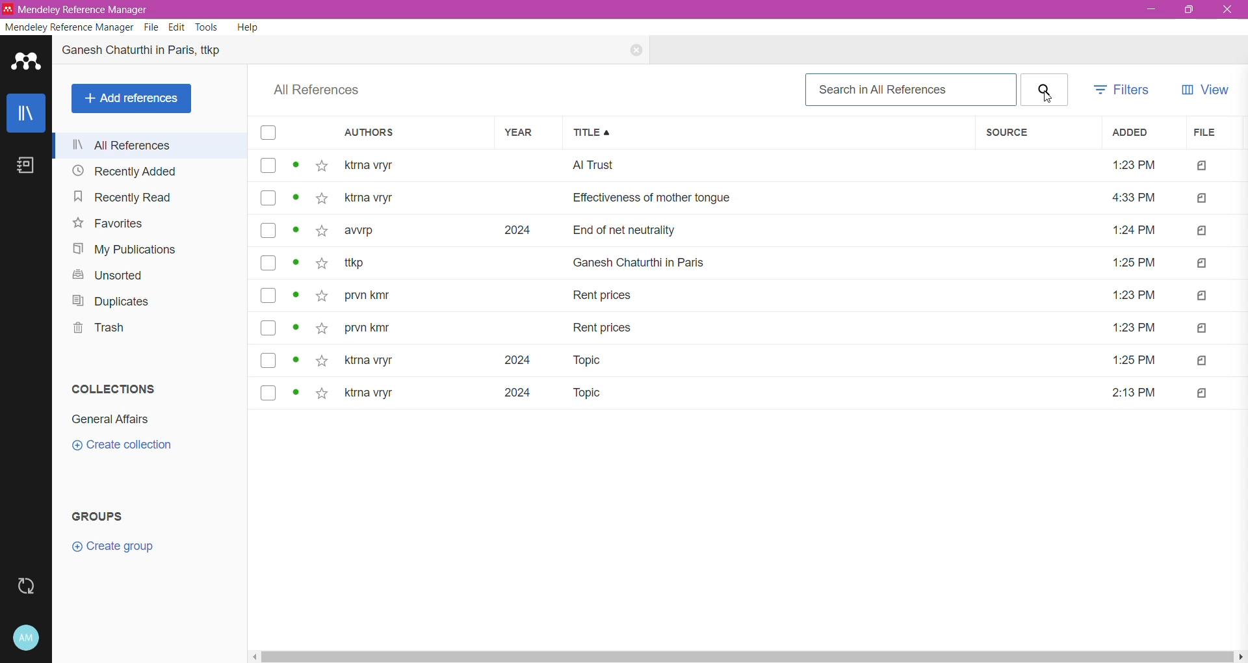  Describe the element at coordinates (1124, 90) in the screenshot. I see `Filters` at that location.